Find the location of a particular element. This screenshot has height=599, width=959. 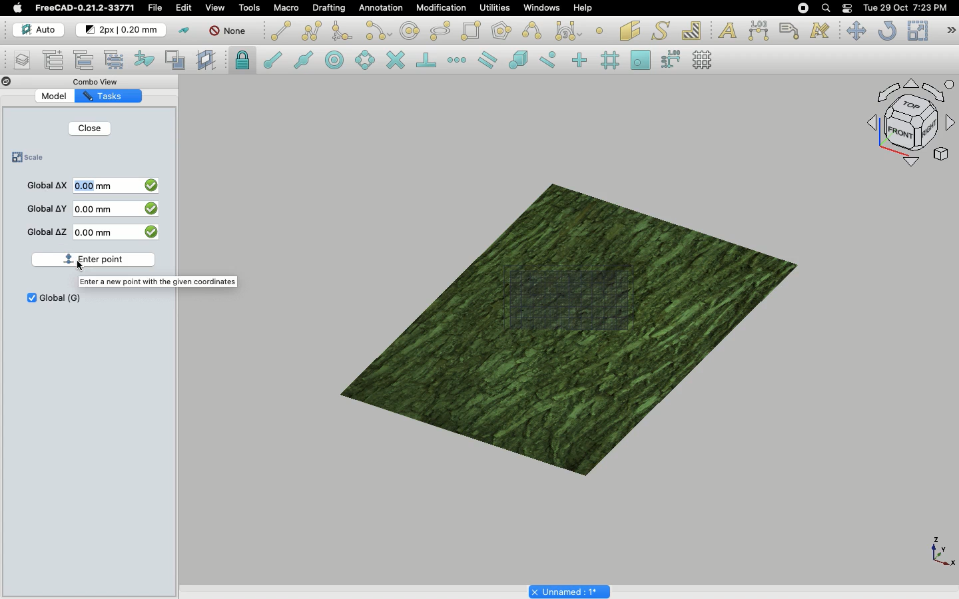

Collapse is located at coordinates (19, 82).